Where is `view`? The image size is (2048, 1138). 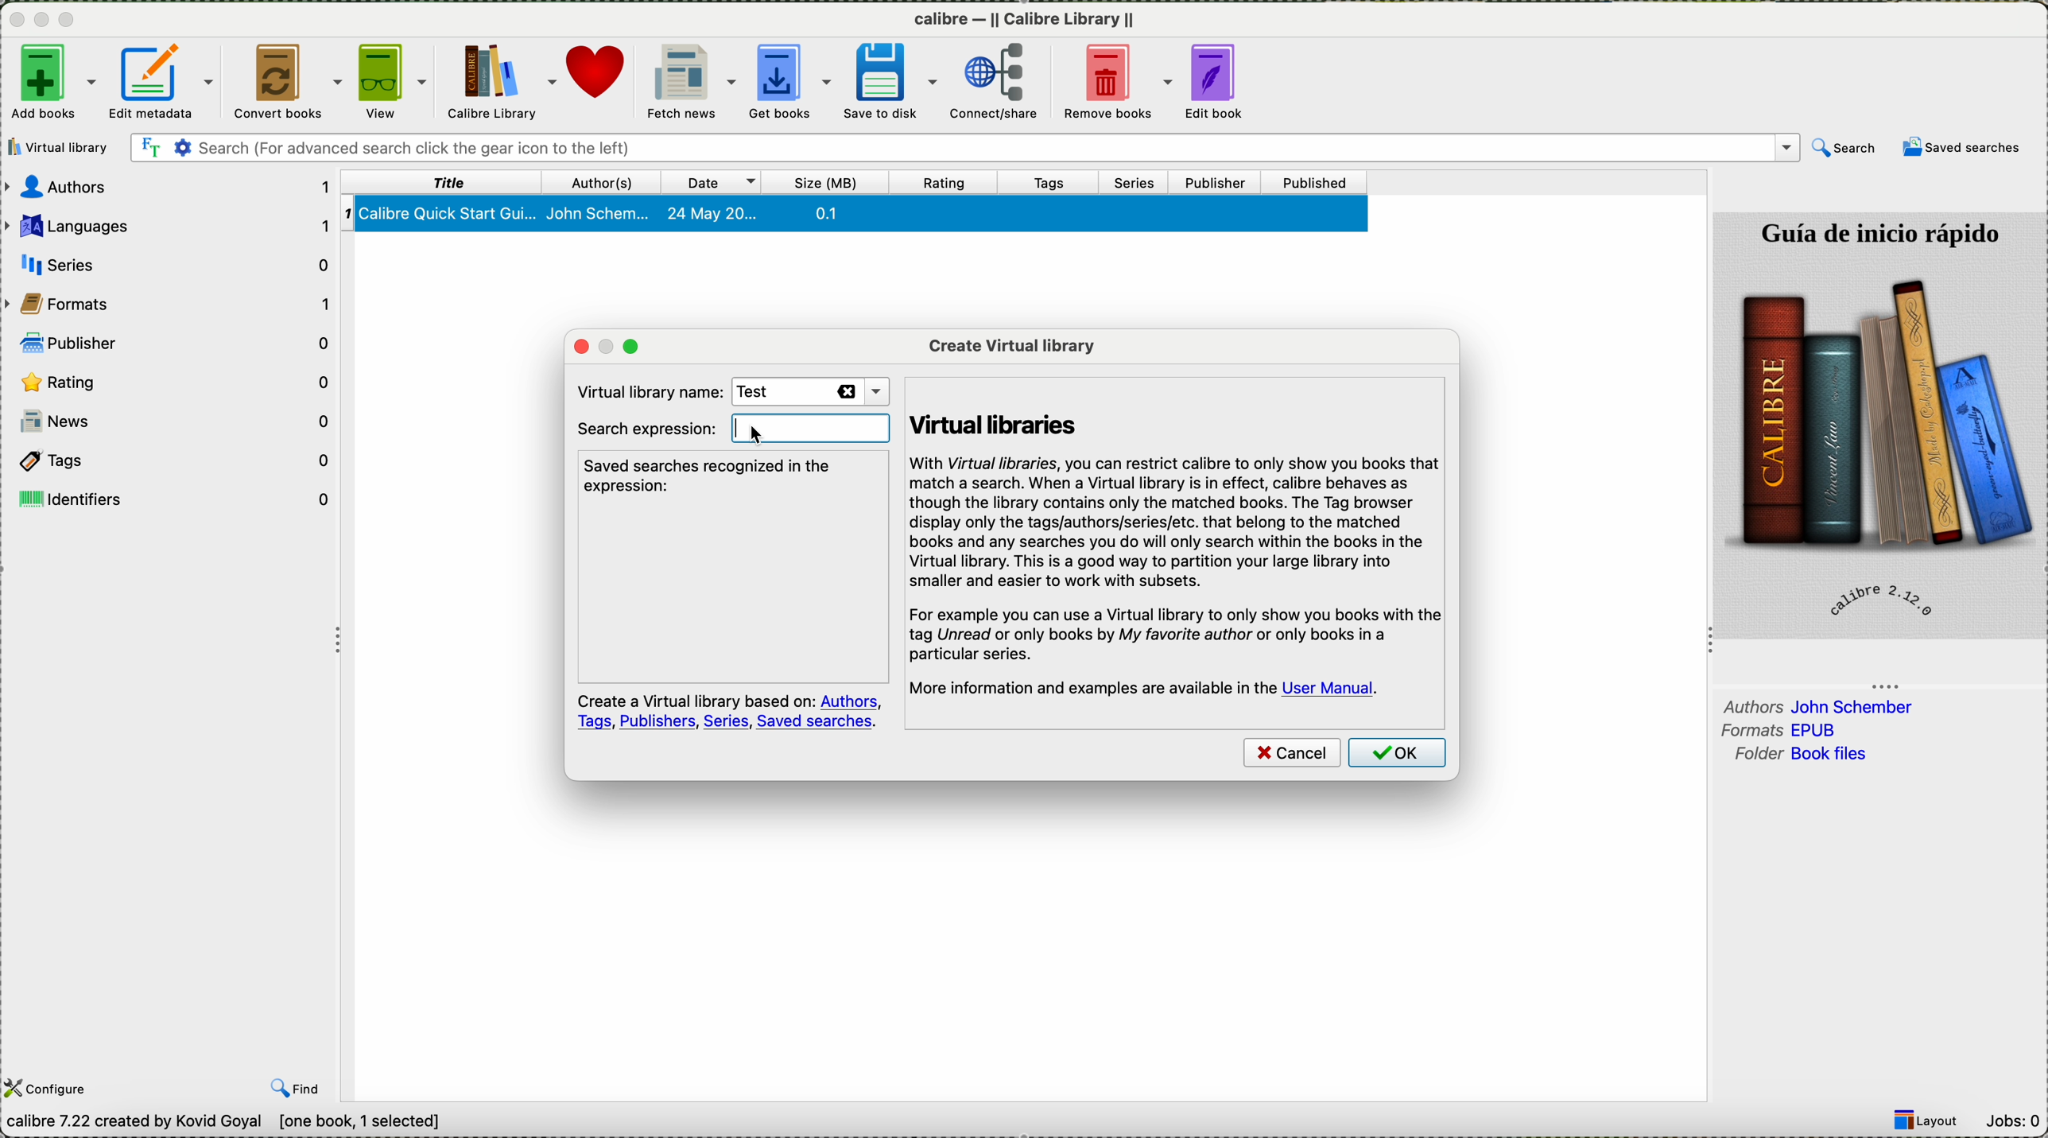 view is located at coordinates (395, 83).